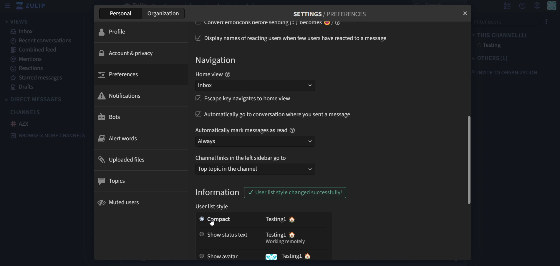  I want to click on information, so click(218, 192).